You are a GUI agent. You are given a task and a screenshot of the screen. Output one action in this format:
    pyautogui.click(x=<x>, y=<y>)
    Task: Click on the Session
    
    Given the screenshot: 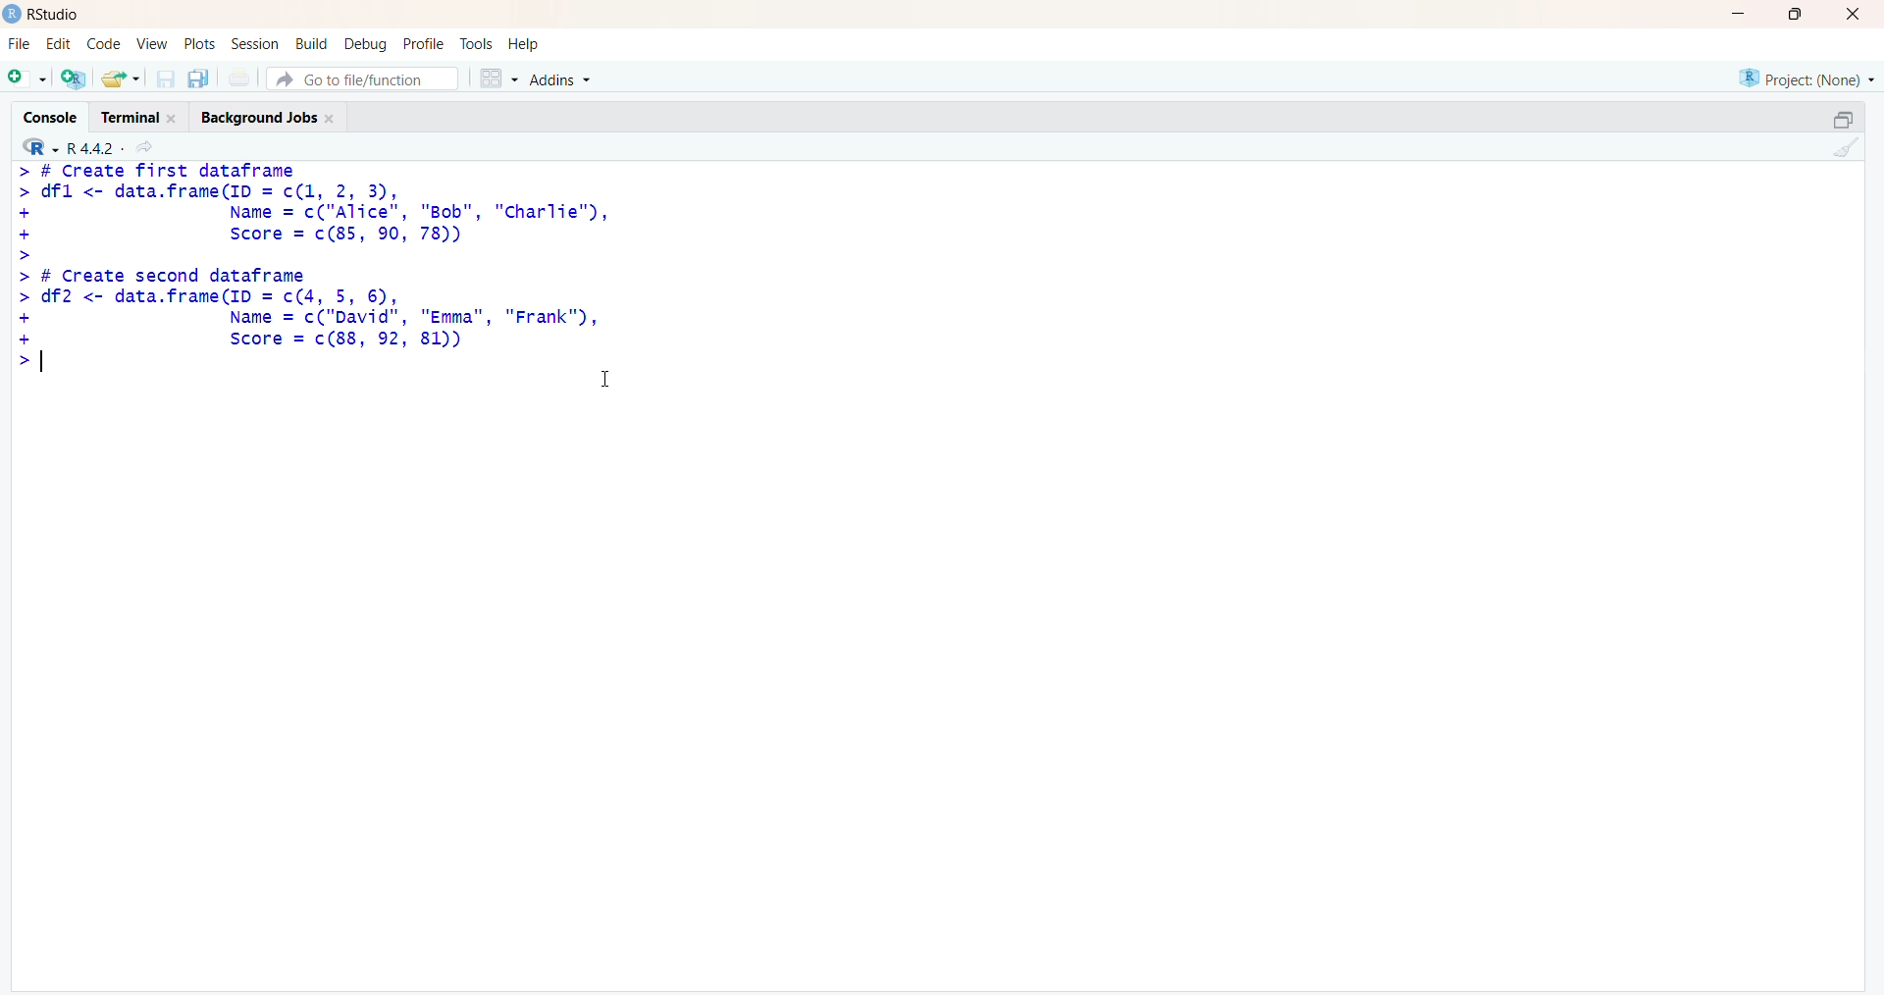 What is the action you would take?
    pyautogui.click(x=255, y=44)
    